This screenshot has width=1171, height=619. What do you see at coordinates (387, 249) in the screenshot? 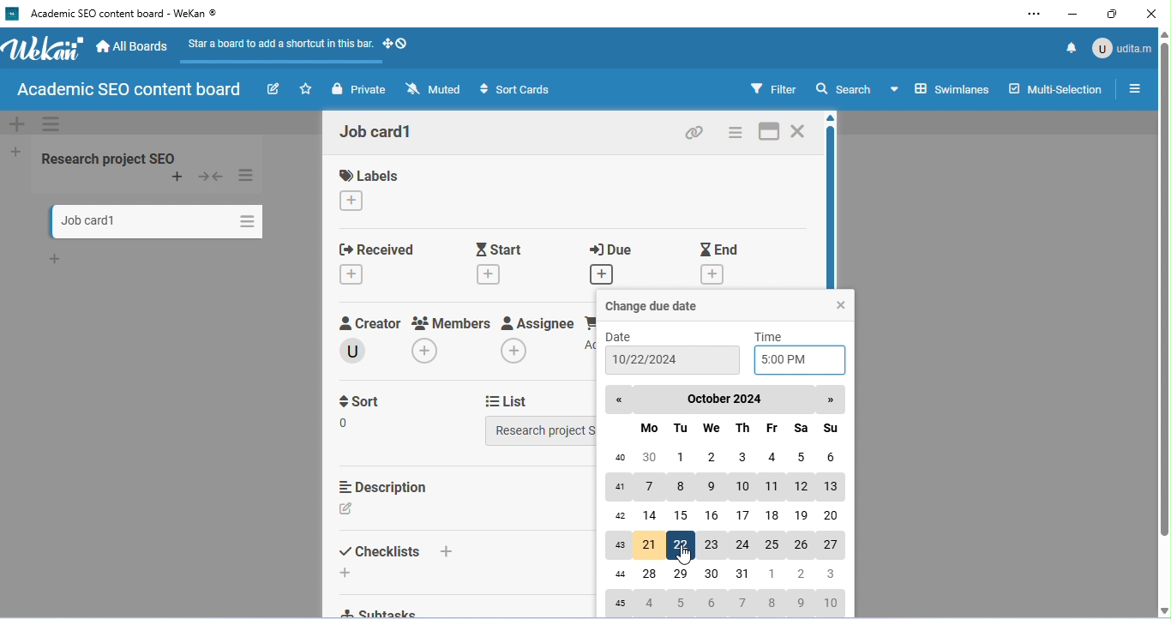
I see `received` at bounding box center [387, 249].